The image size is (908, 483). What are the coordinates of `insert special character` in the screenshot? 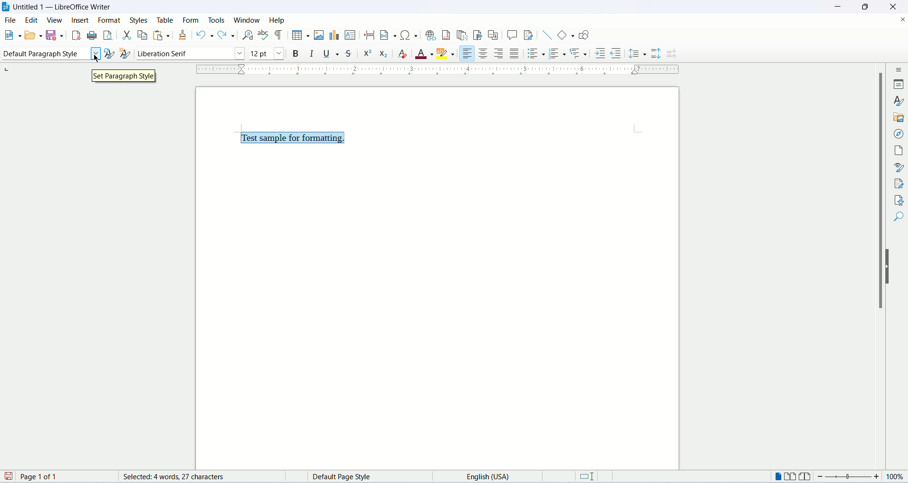 It's located at (407, 35).